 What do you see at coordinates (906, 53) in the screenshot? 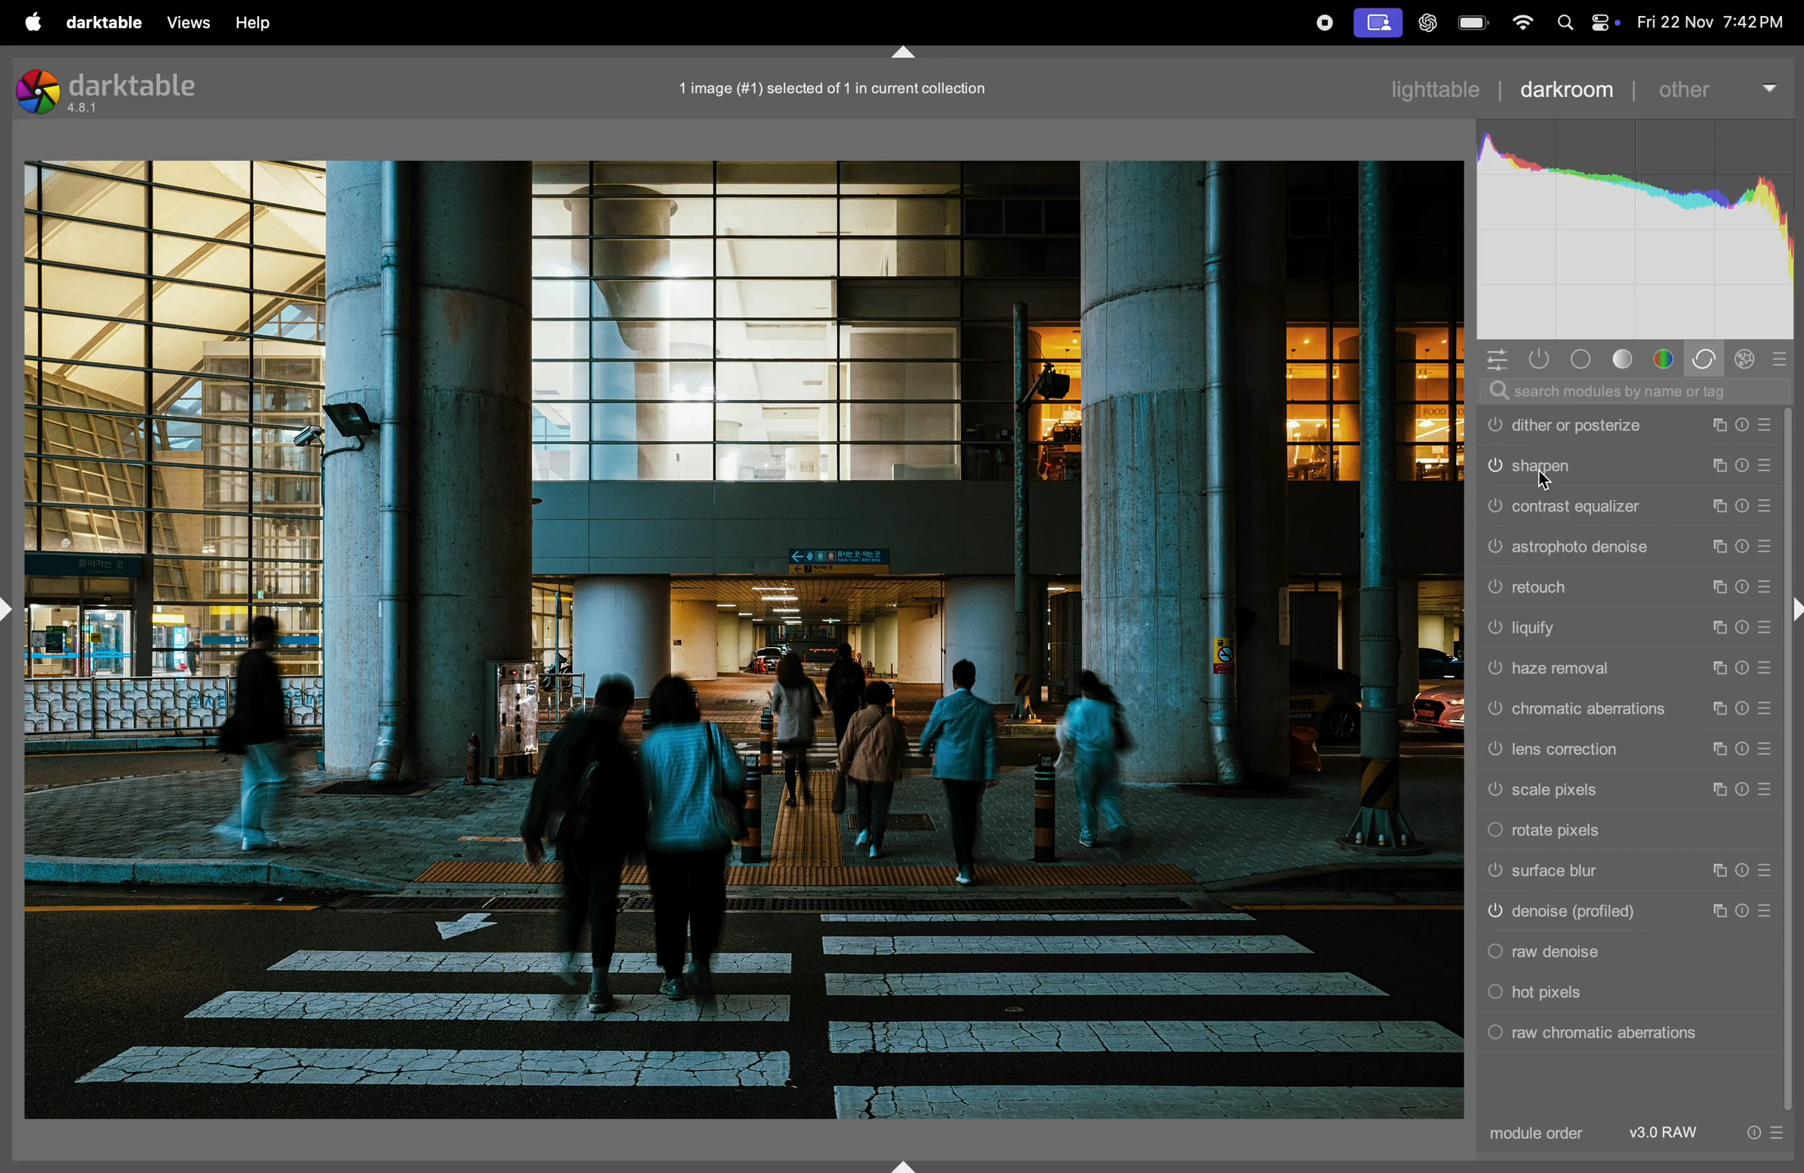
I see `shift+ctrl+t` at bounding box center [906, 53].